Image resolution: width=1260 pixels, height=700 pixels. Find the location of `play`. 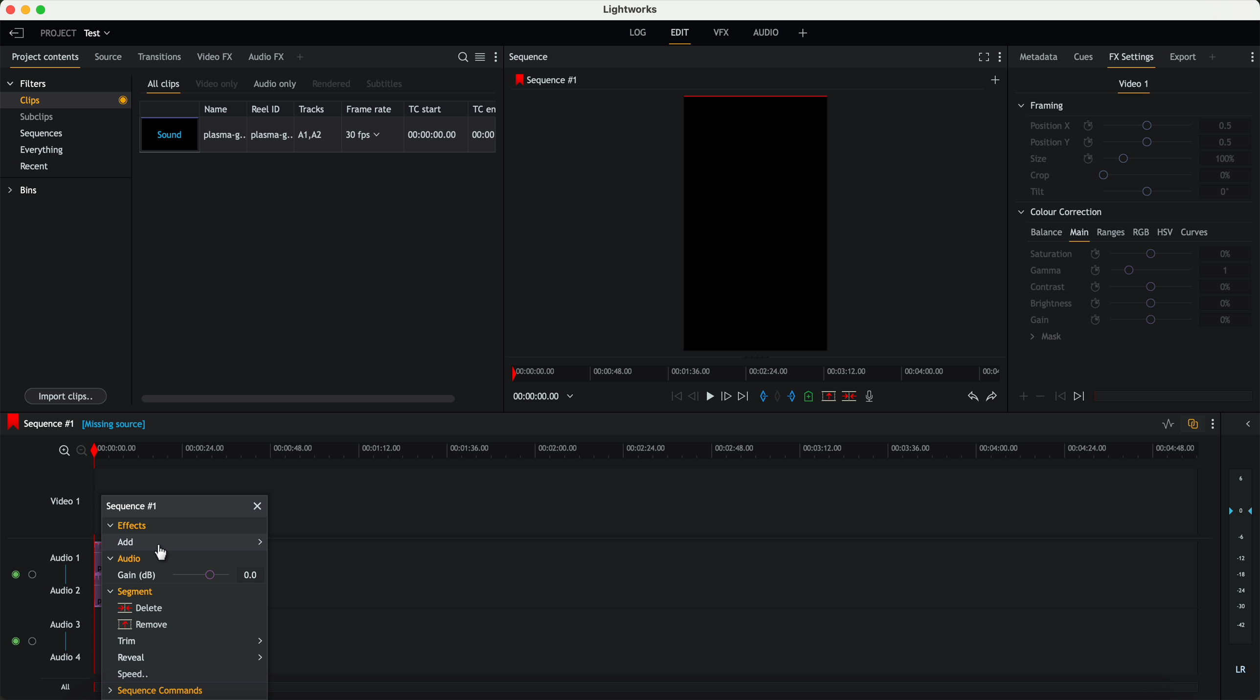

play is located at coordinates (713, 397).